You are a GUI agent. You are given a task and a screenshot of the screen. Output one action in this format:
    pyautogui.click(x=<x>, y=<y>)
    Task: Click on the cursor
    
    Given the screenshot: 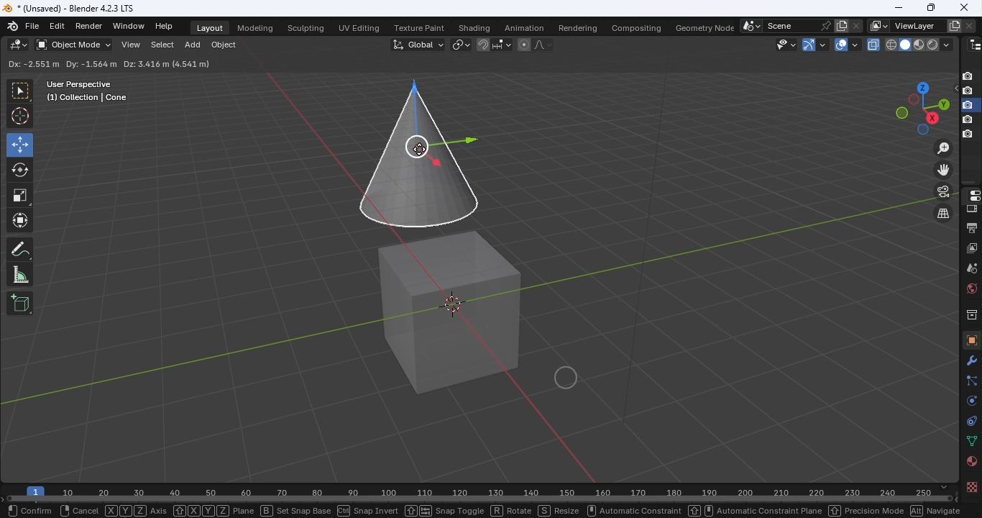 What is the action you would take?
    pyautogui.click(x=422, y=150)
    